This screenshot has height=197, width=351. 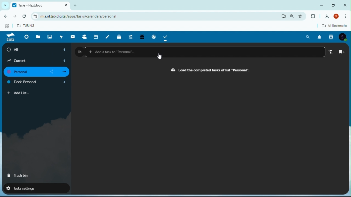 I want to click on add, so click(x=77, y=5).